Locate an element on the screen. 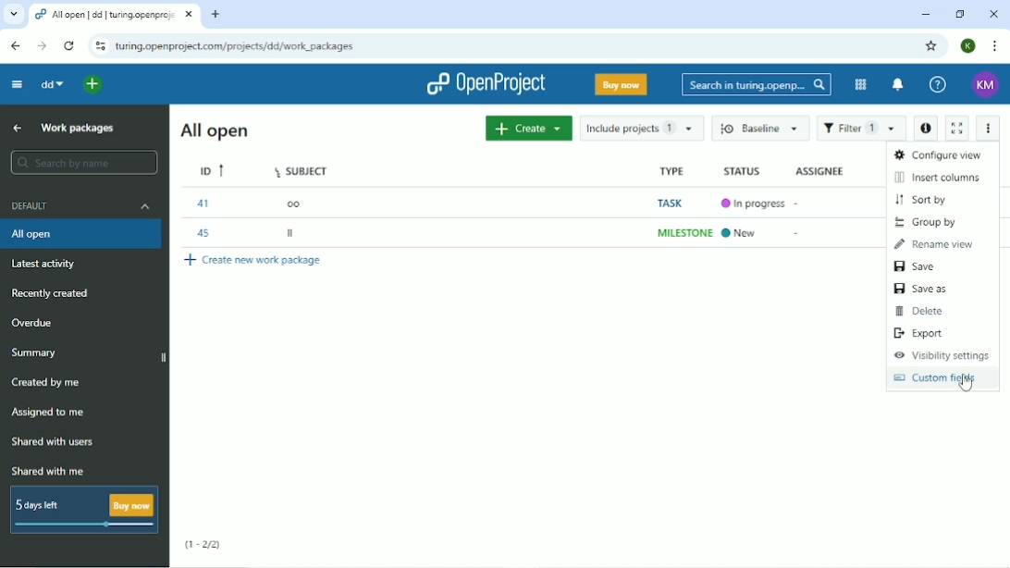 Image resolution: width=1010 pixels, height=568 pixels. Create is located at coordinates (528, 129).